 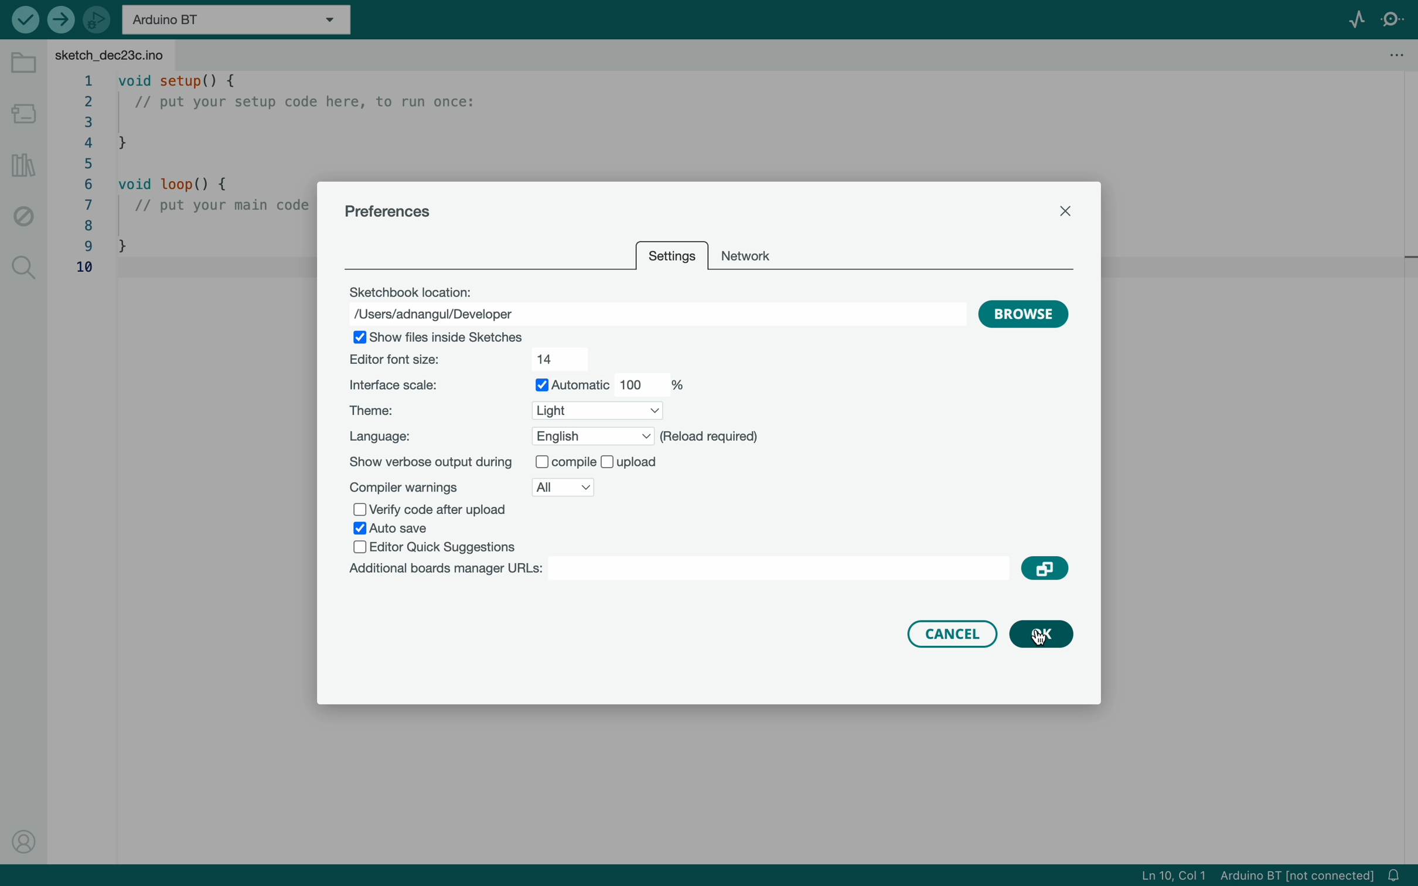 I want to click on library manger, so click(x=22, y=165).